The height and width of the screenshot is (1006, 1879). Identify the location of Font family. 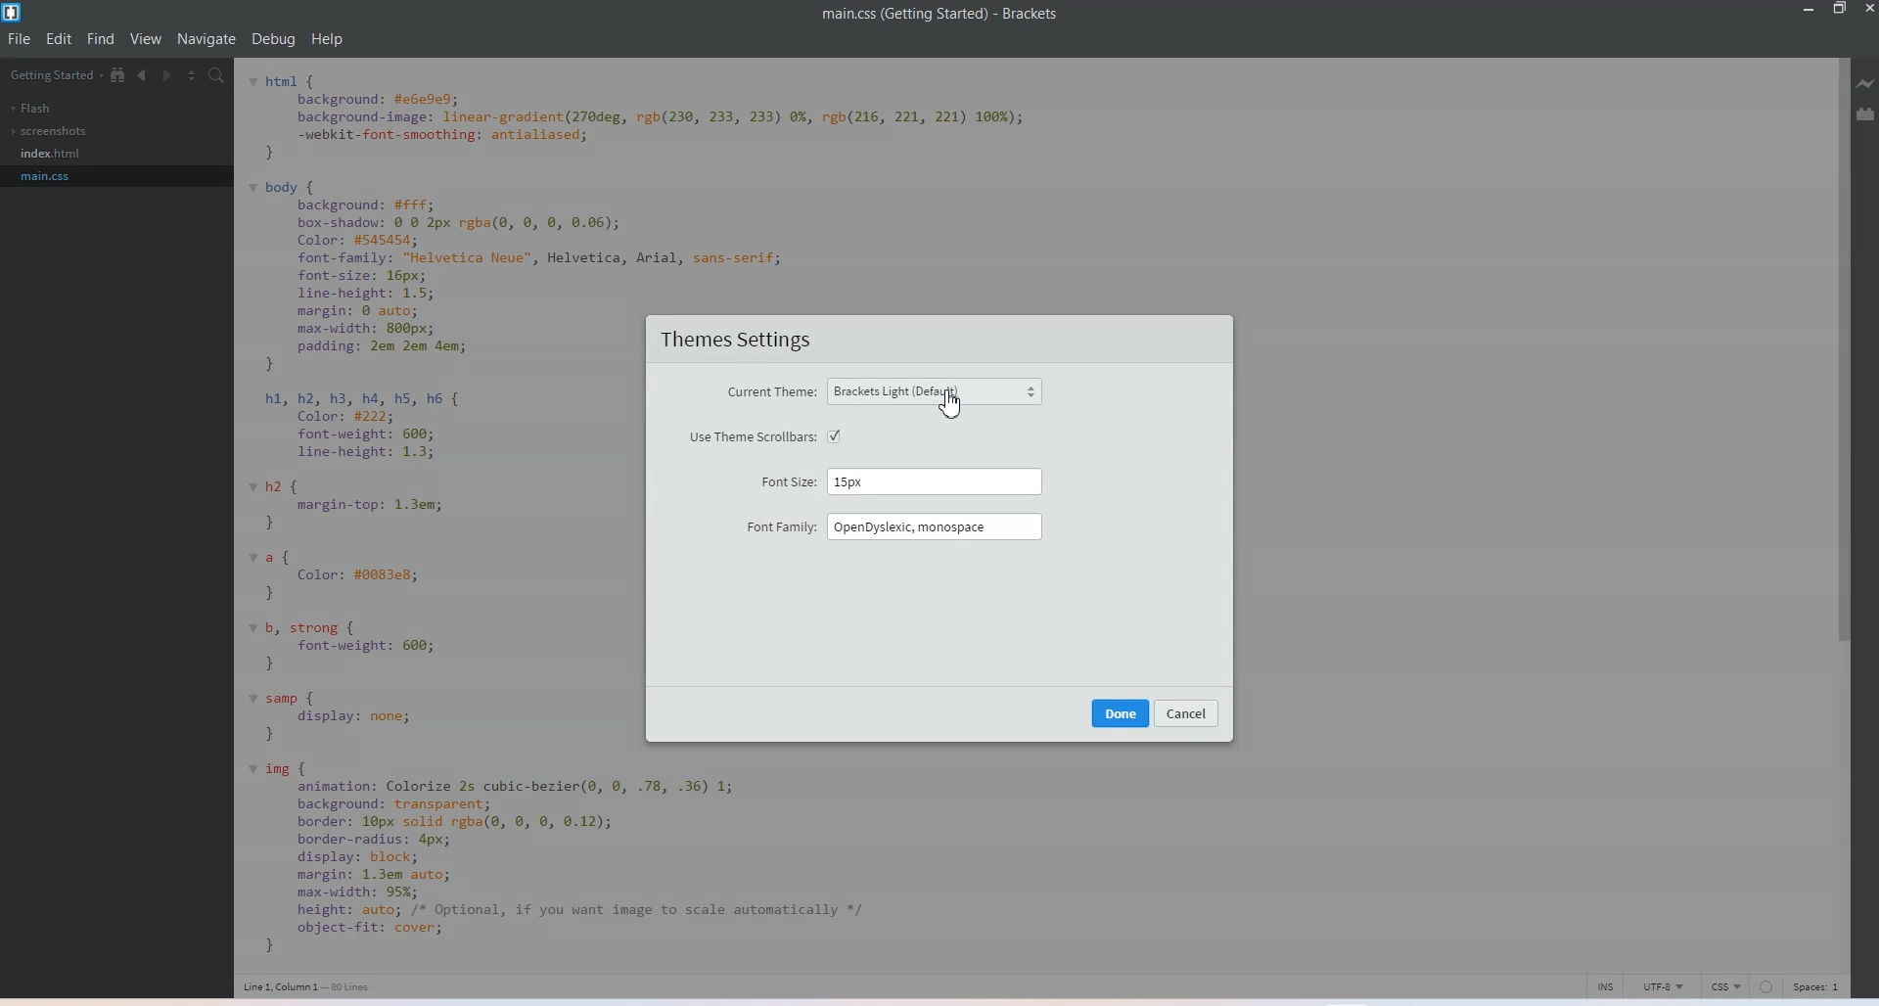
(894, 527).